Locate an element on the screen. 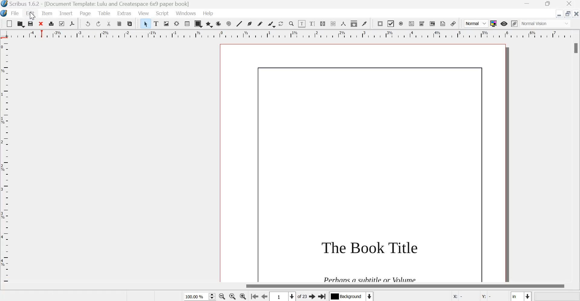 This screenshot has height=301, width=580. Close is located at coordinates (576, 14).